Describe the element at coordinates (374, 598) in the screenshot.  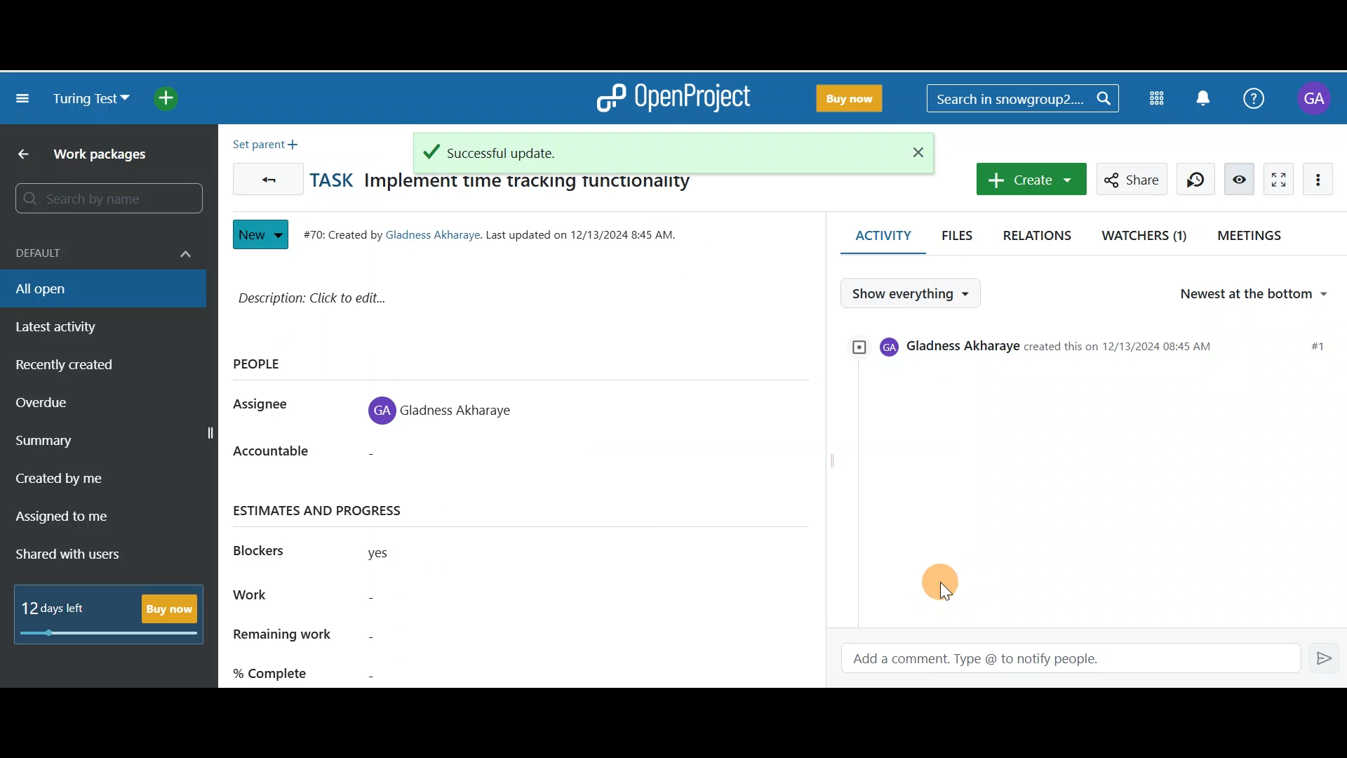
I see `Work` at that location.